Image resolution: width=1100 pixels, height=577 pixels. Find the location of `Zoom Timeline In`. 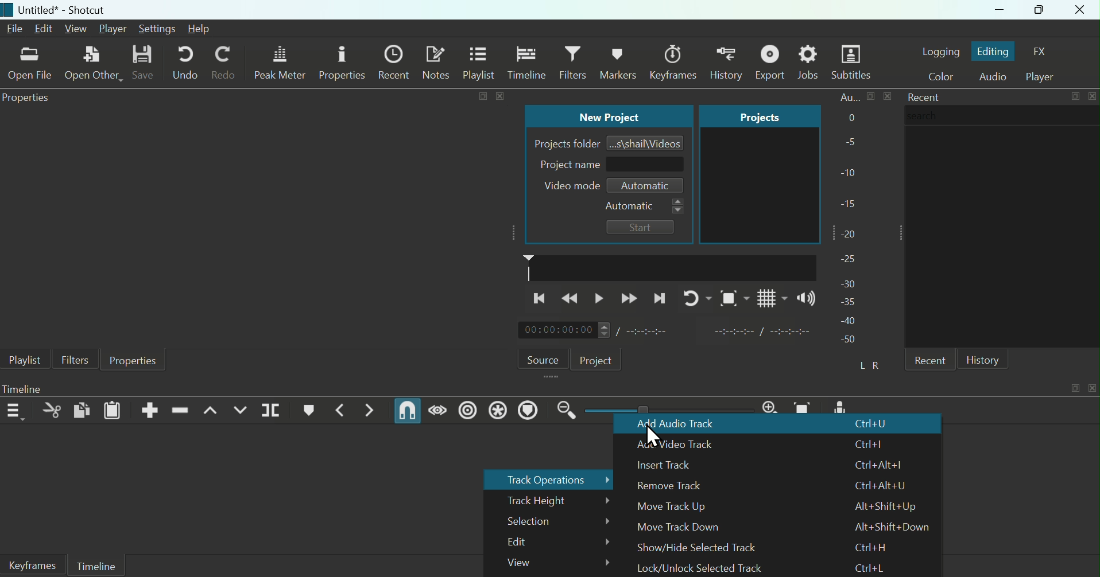

Zoom Timeline In is located at coordinates (769, 406).